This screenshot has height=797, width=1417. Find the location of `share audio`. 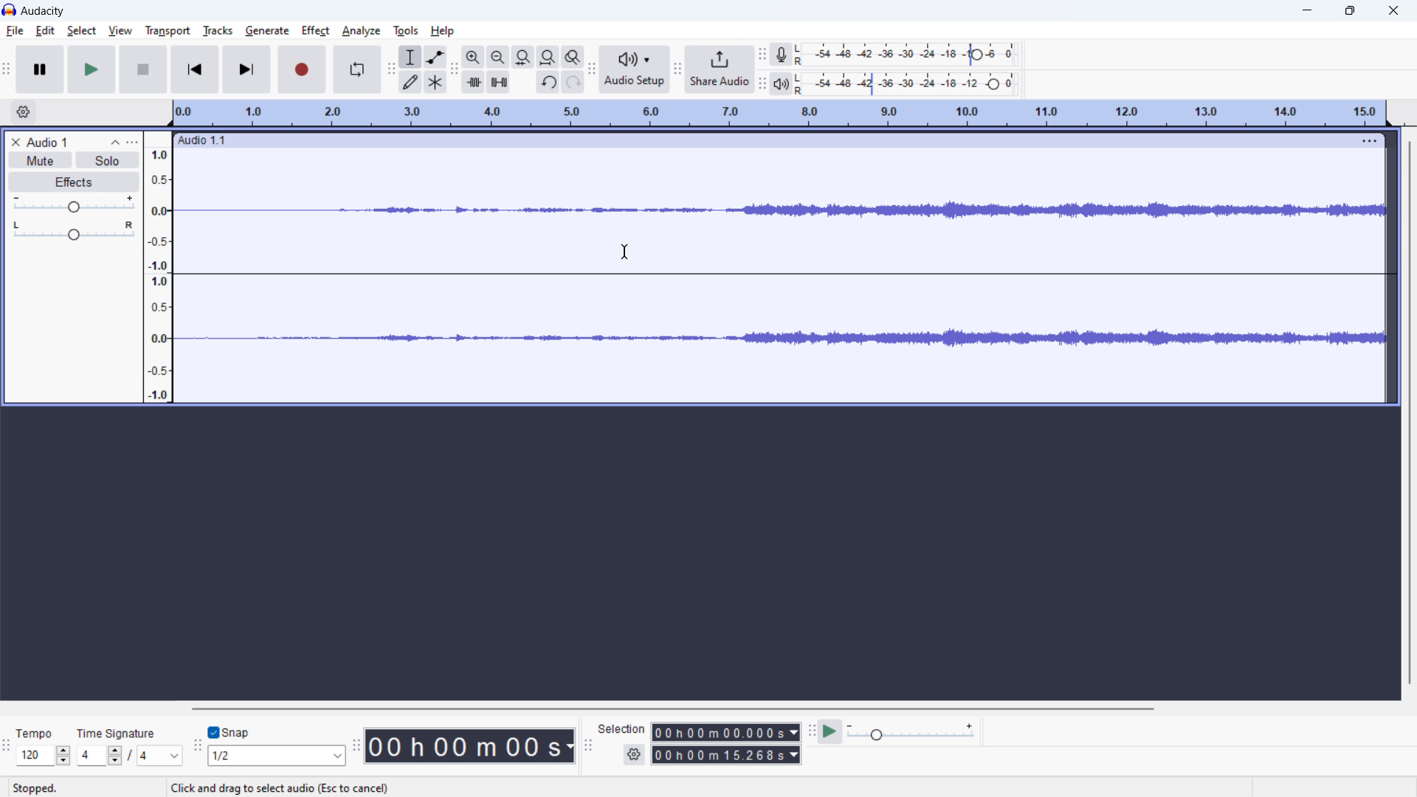

share audio is located at coordinates (720, 69).